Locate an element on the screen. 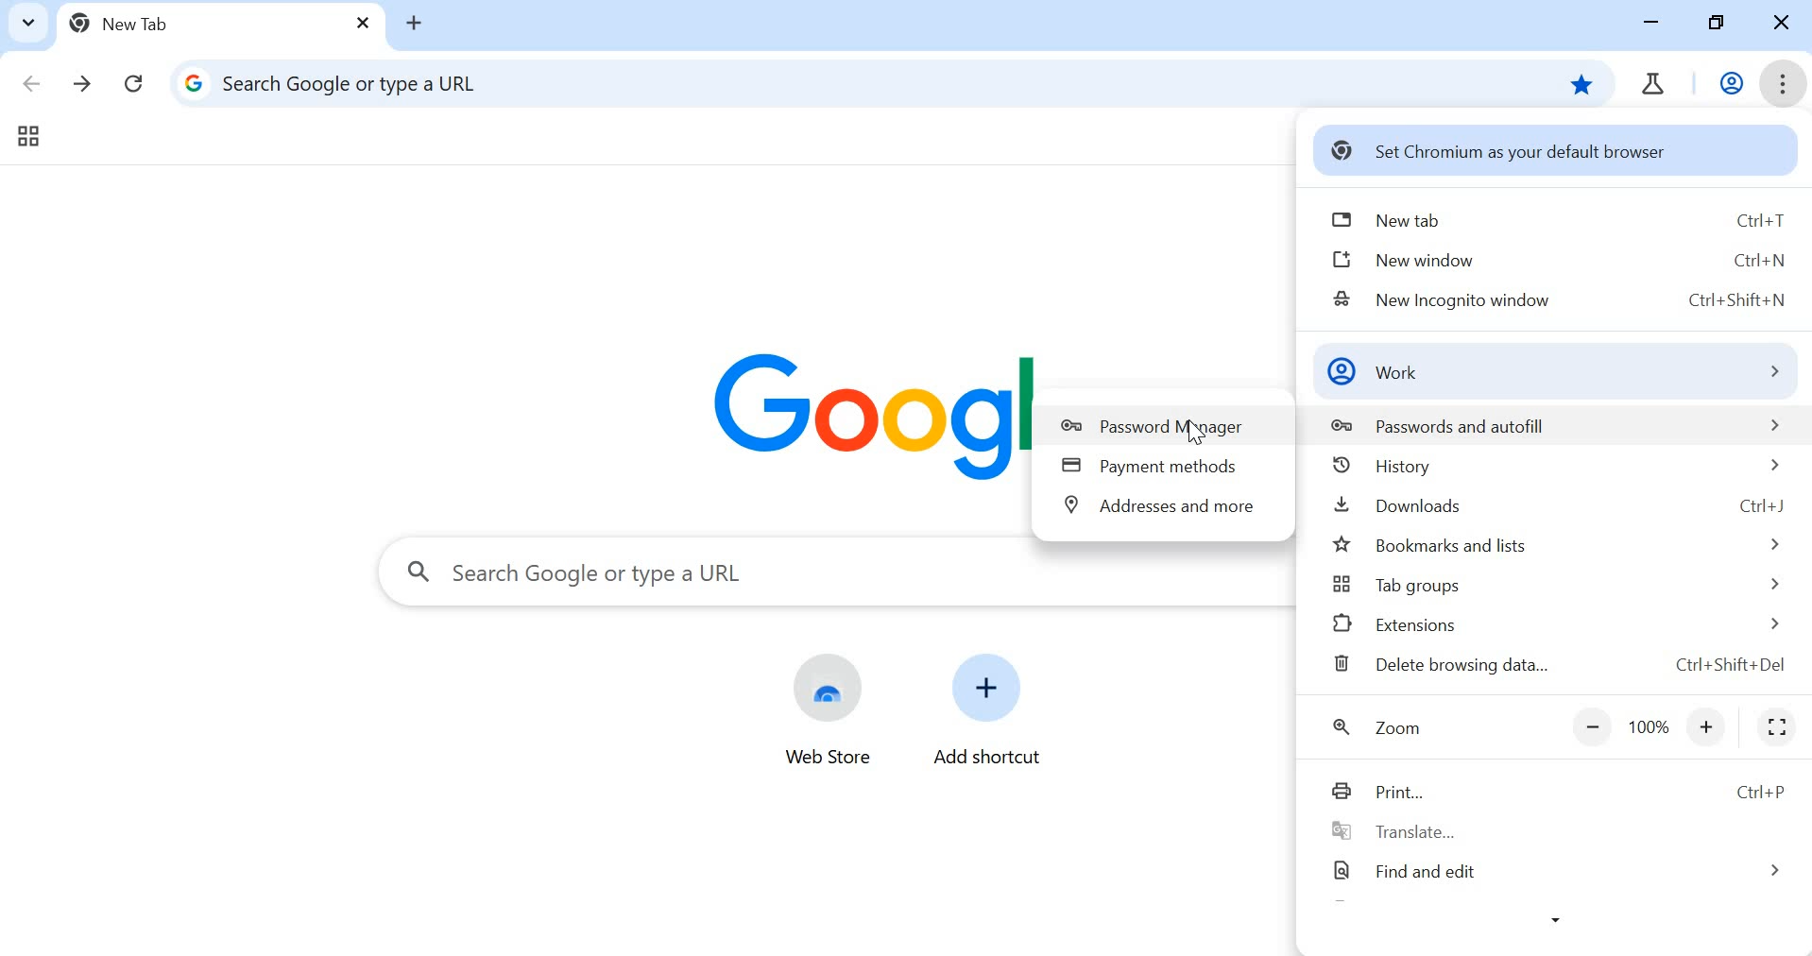 Image resolution: width=1812 pixels, height=956 pixels. new window is located at coordinates (1562, 259).